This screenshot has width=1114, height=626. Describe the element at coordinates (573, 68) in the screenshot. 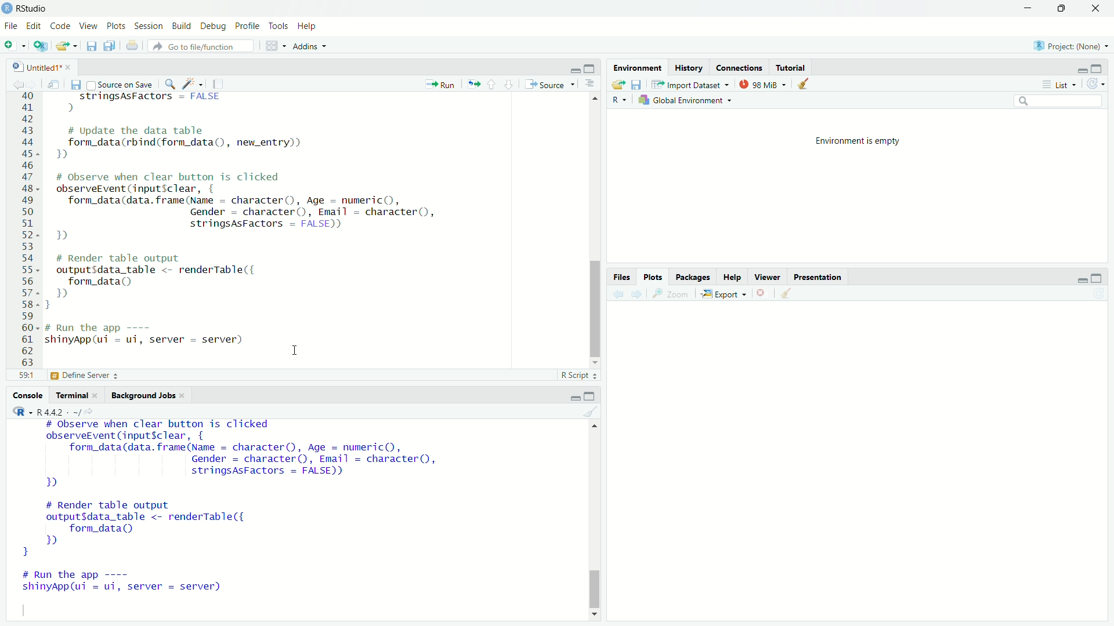

I see `minimize` at that location.